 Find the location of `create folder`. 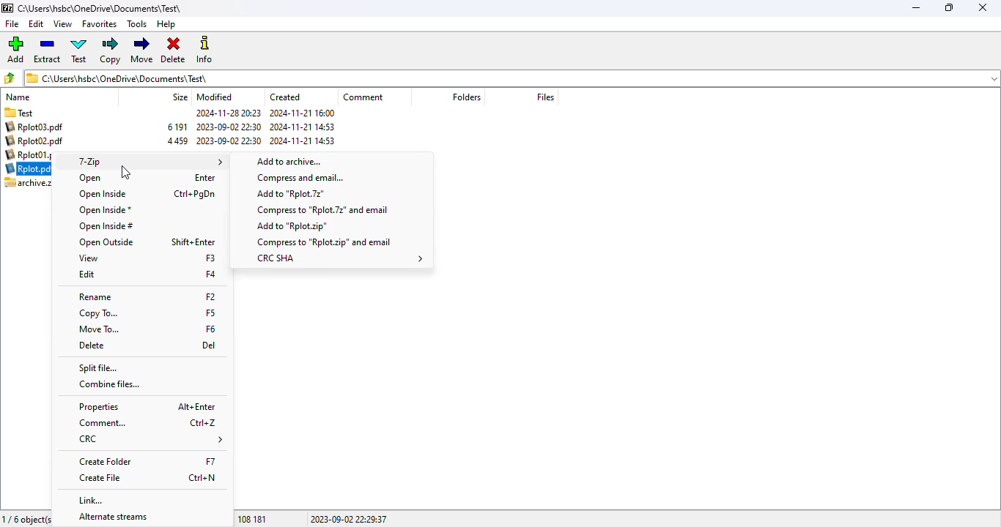

create folder is located at coordinates (106, 461).